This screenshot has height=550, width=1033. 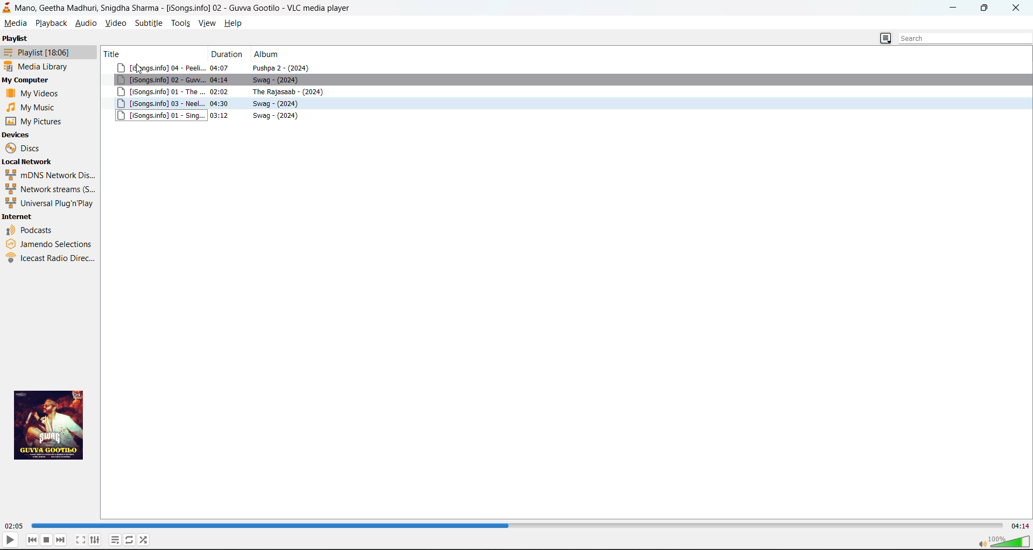 I want to click on devices, so click(x=17, y=135).